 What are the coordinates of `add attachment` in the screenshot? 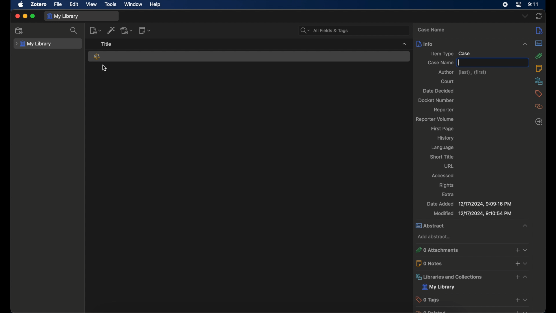 It's located at (127, 30).